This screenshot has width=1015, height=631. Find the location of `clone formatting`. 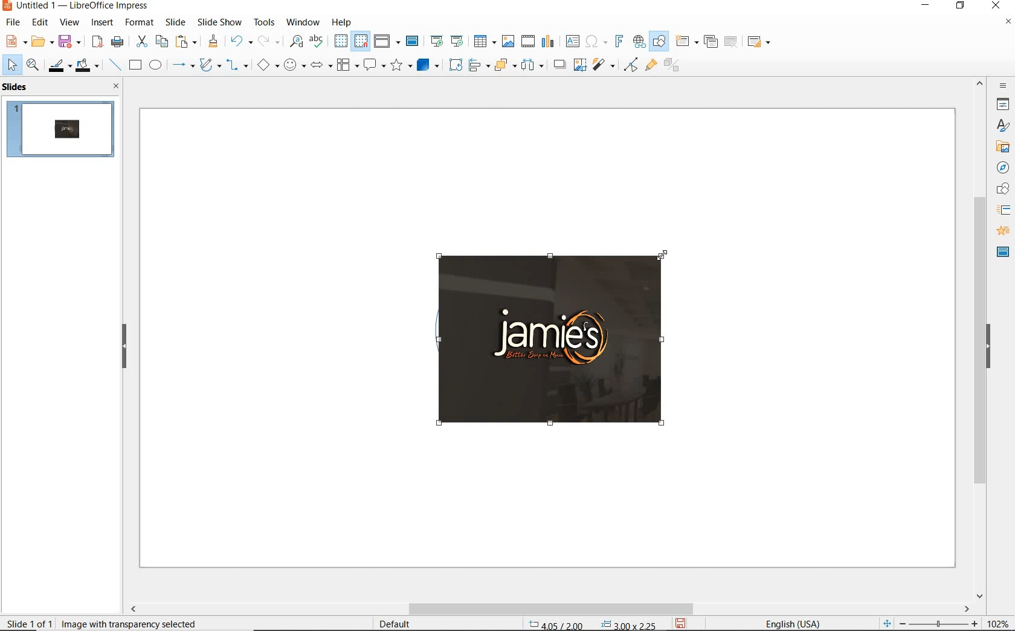

clone formatting is located at coordinates (213, 42).